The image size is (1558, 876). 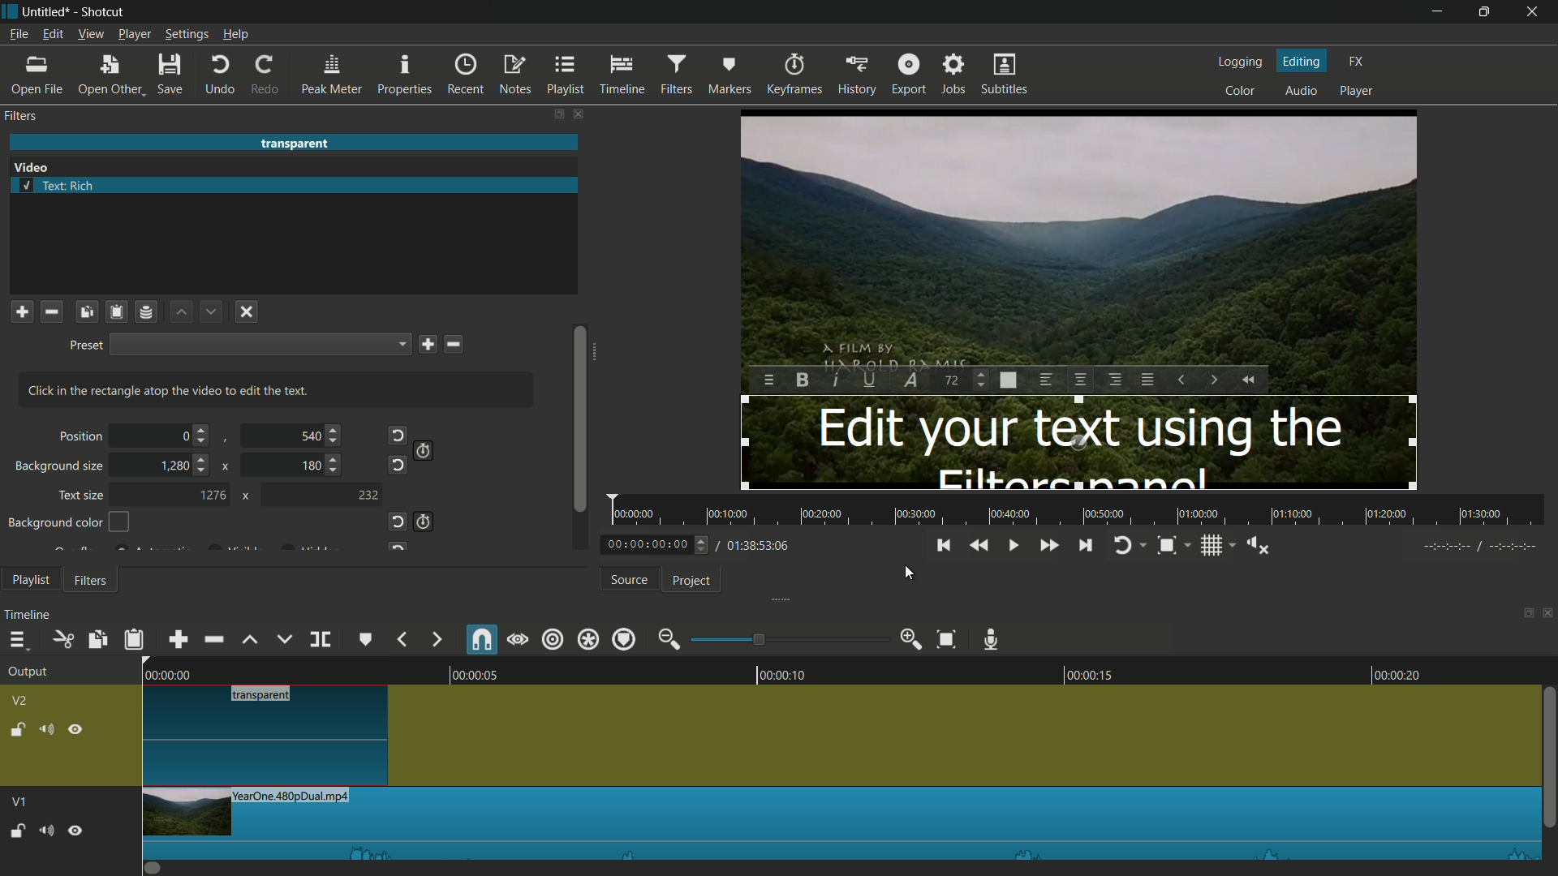 I want to click on filters, so click(x=675, y=75).